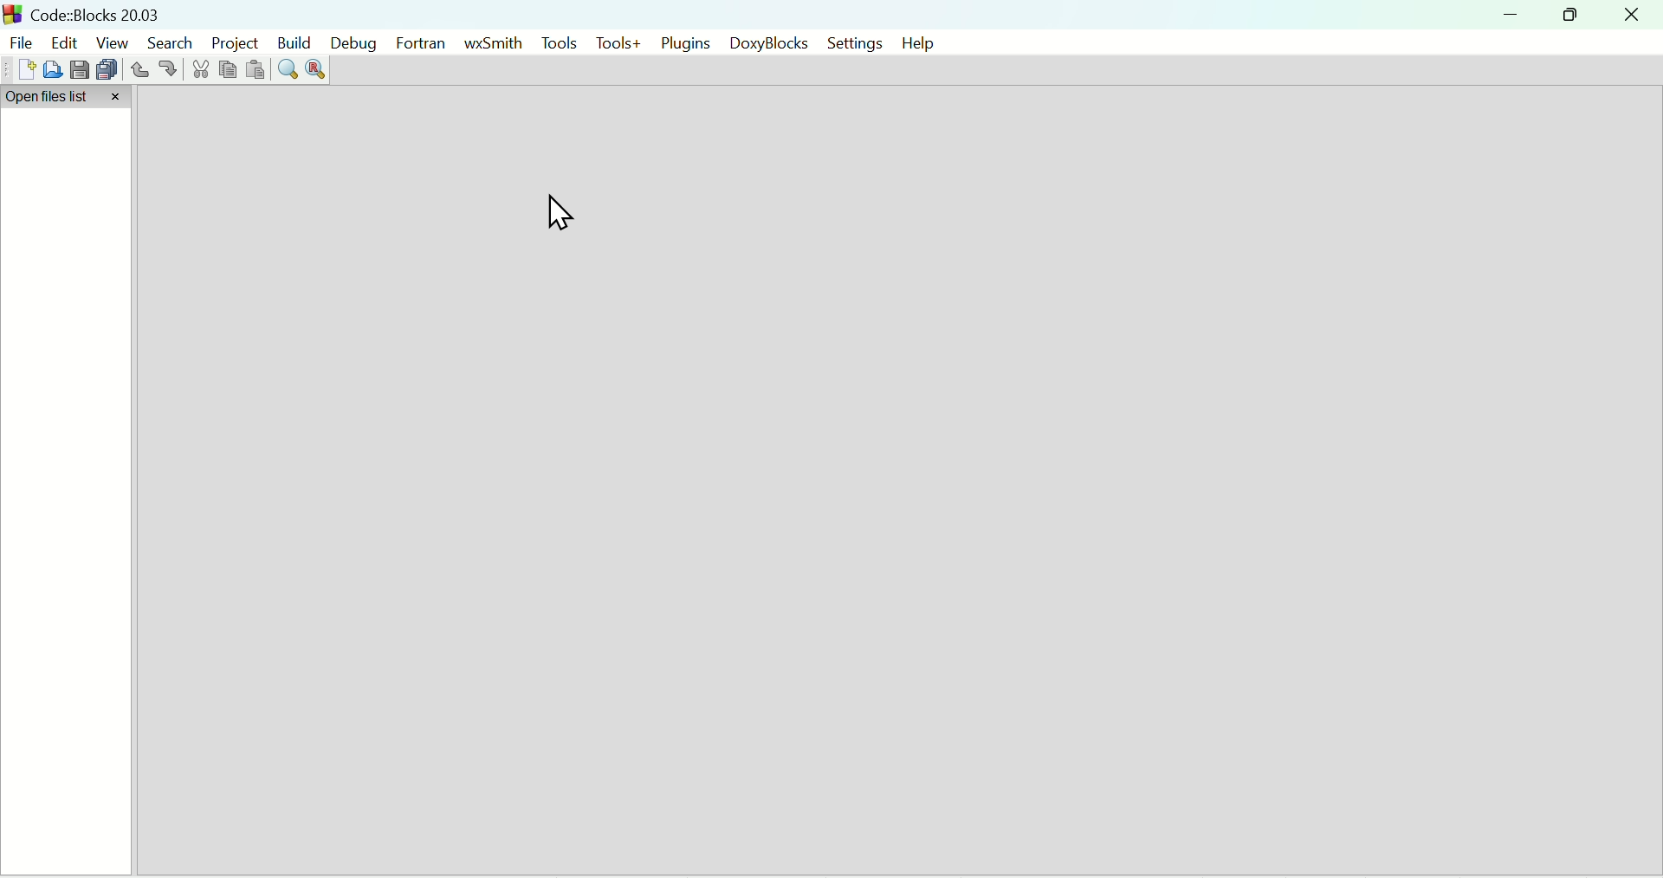  I want to click on Undo, so click(140, 69).